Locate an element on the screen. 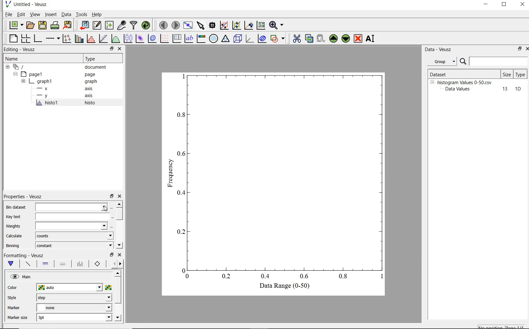 This screenshot has width=529, height=329. axis is located at coordinates (91, 89).